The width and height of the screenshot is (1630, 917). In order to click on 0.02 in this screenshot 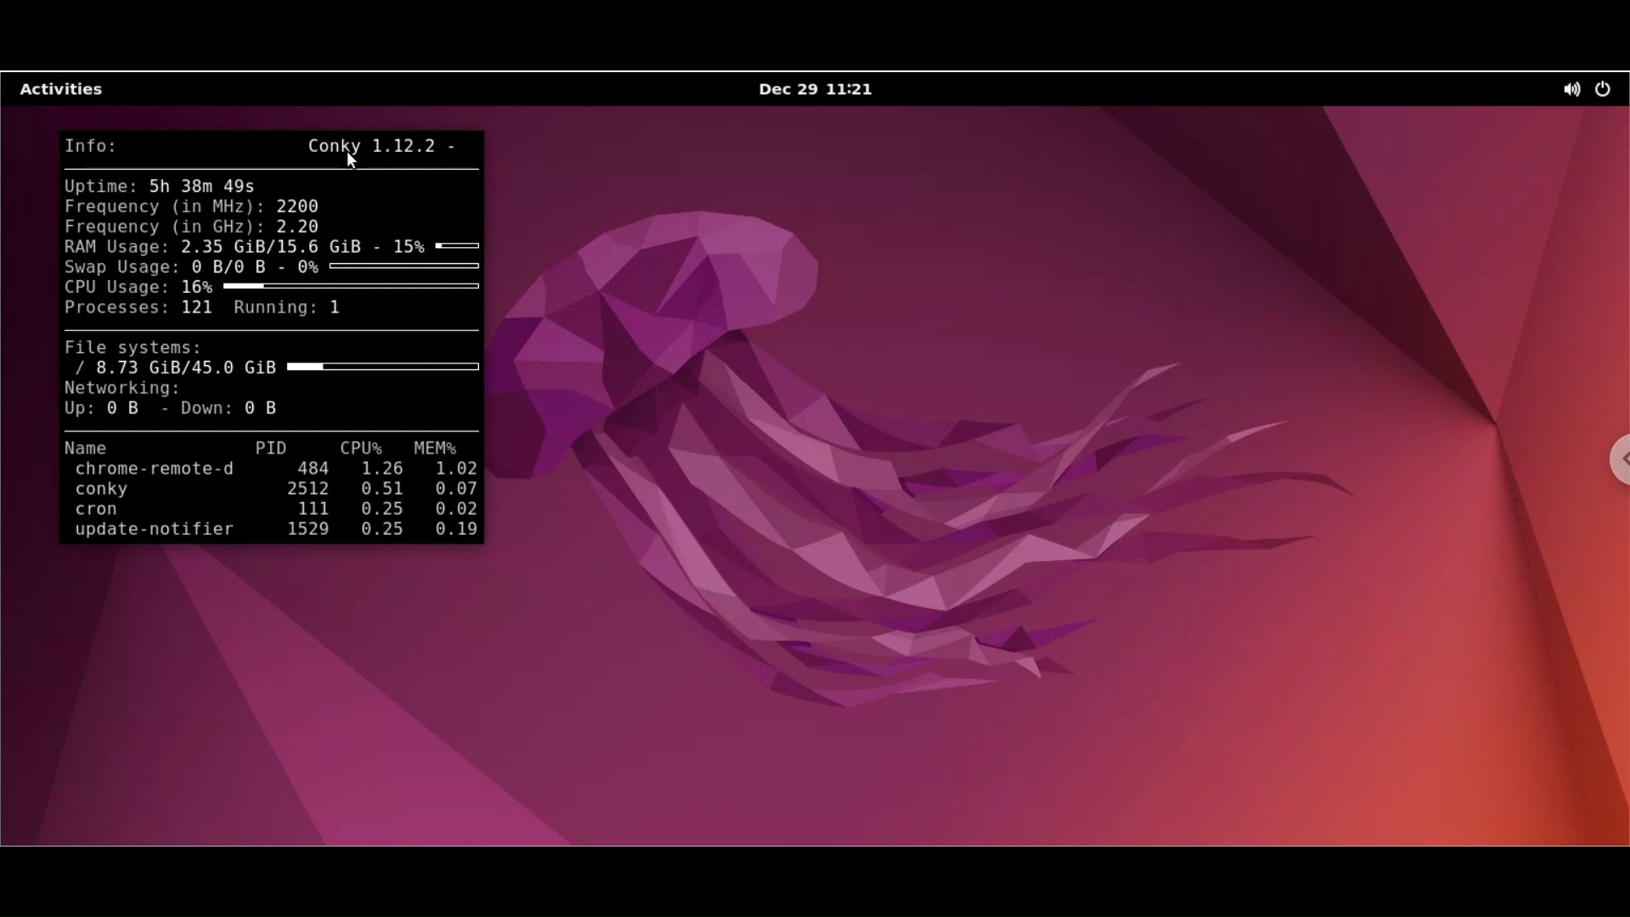, I will do `click(455, 509)`.